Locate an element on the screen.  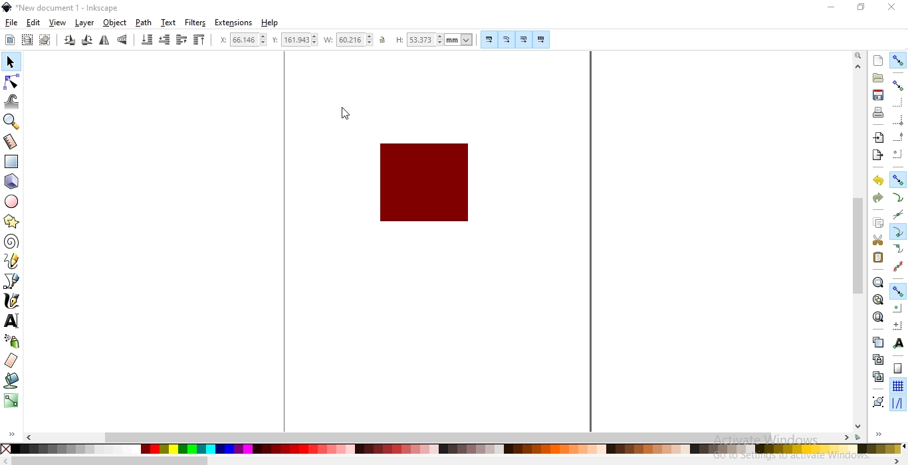
snap to page border is located at coordinates (897, 369).